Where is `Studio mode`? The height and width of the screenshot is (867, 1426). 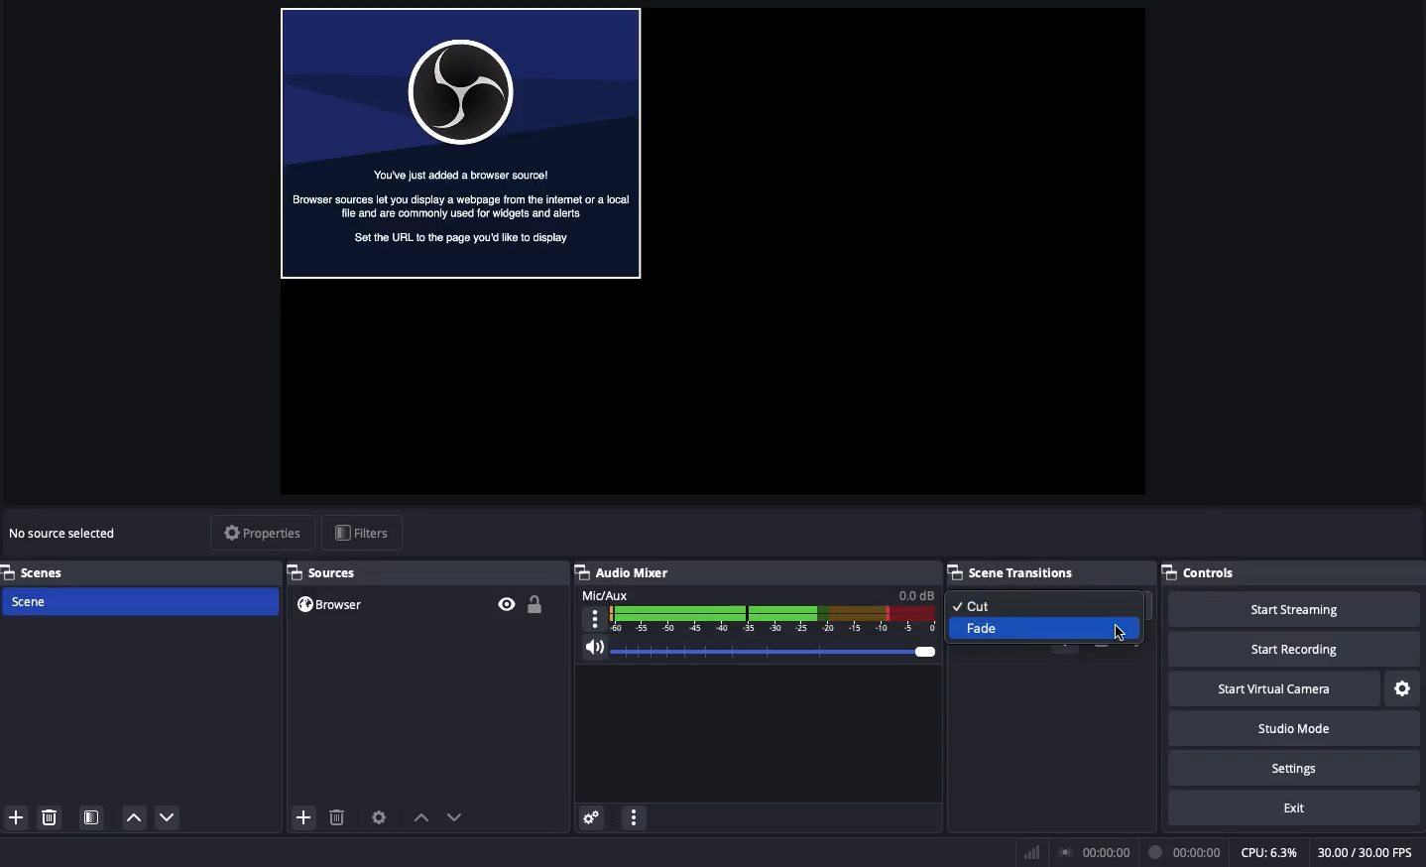 Studio mode is located at coordinates (1289, 728).